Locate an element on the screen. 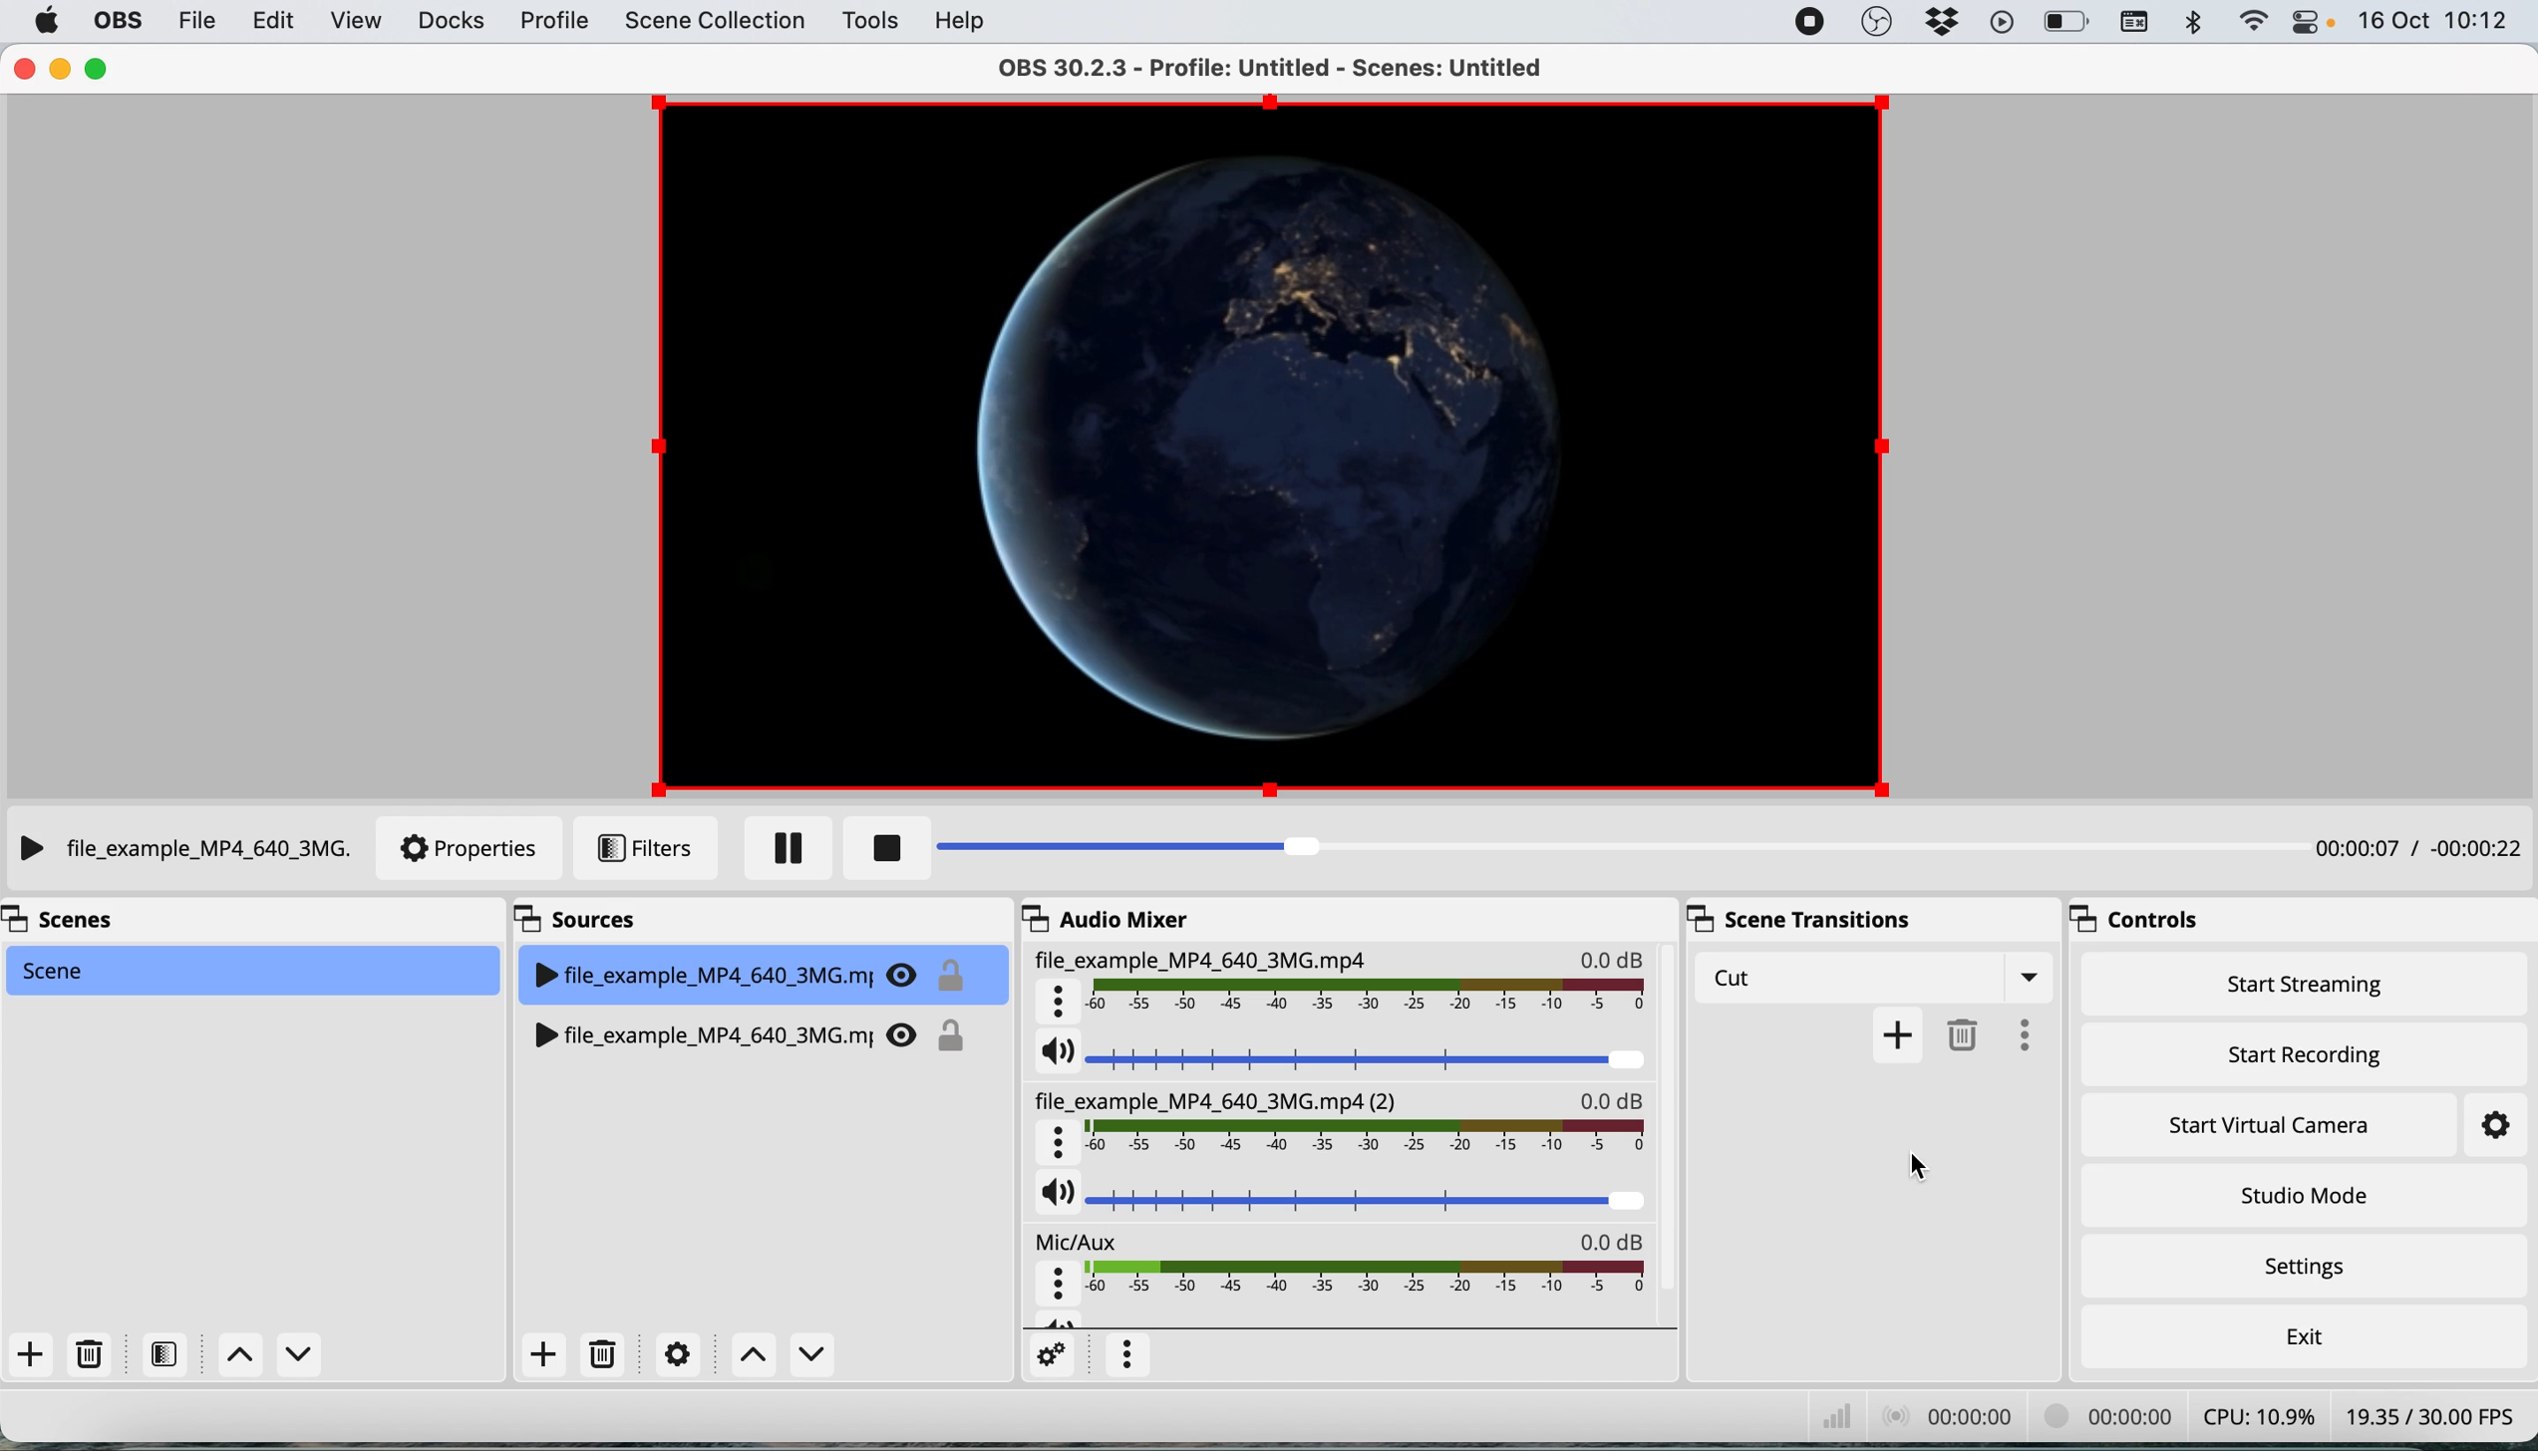  start virtual camera is located at coordinates (2275, 1125).